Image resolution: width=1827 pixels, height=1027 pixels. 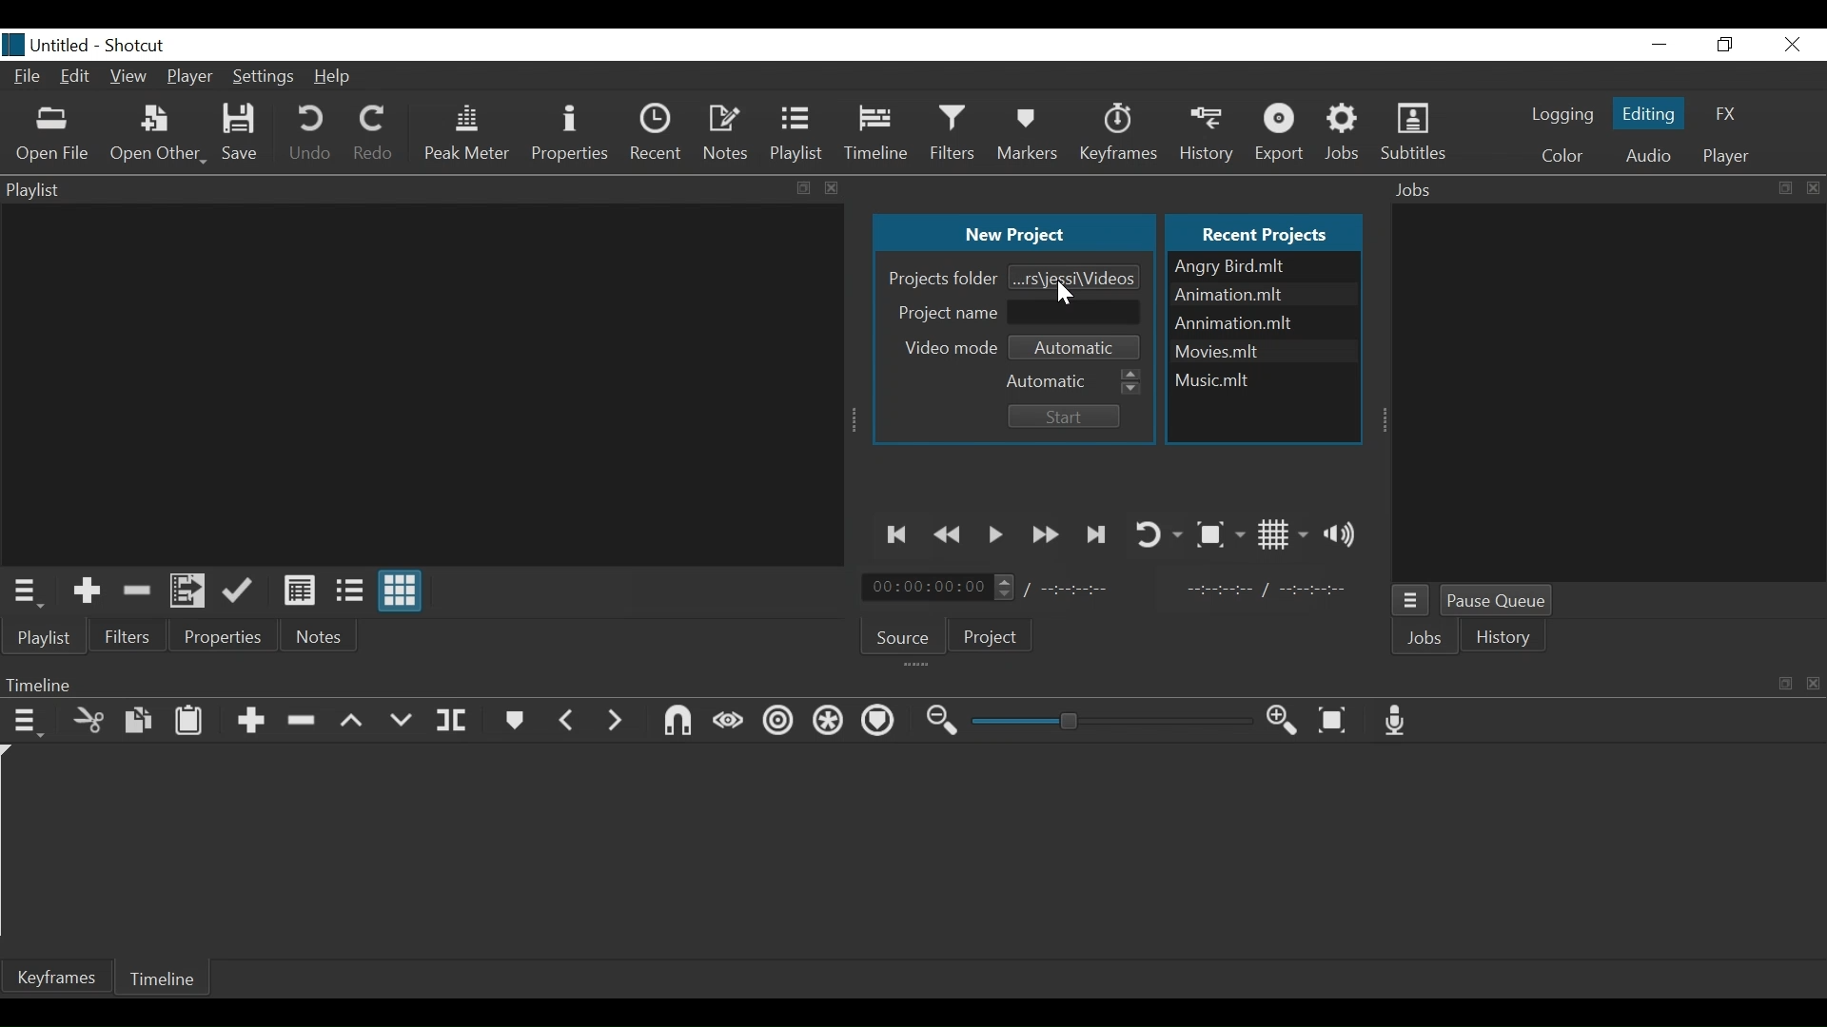 I want to click on istory, so click(x=1508, y=637).